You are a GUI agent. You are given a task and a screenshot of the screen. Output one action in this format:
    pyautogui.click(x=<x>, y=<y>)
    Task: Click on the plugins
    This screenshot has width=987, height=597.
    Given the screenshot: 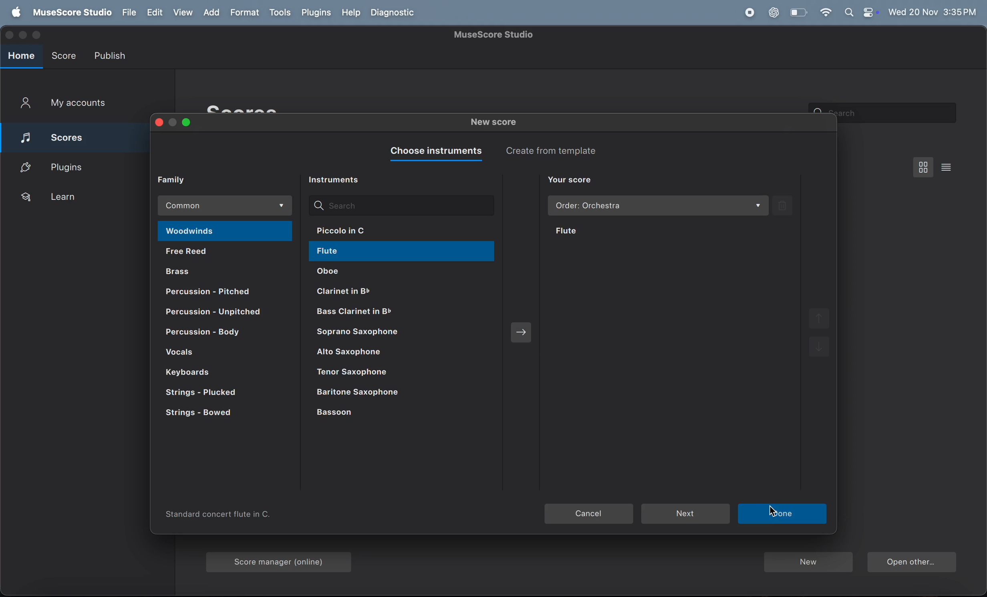 What is the action you would take?
    pyautogui.click(x=71, y=166)
    